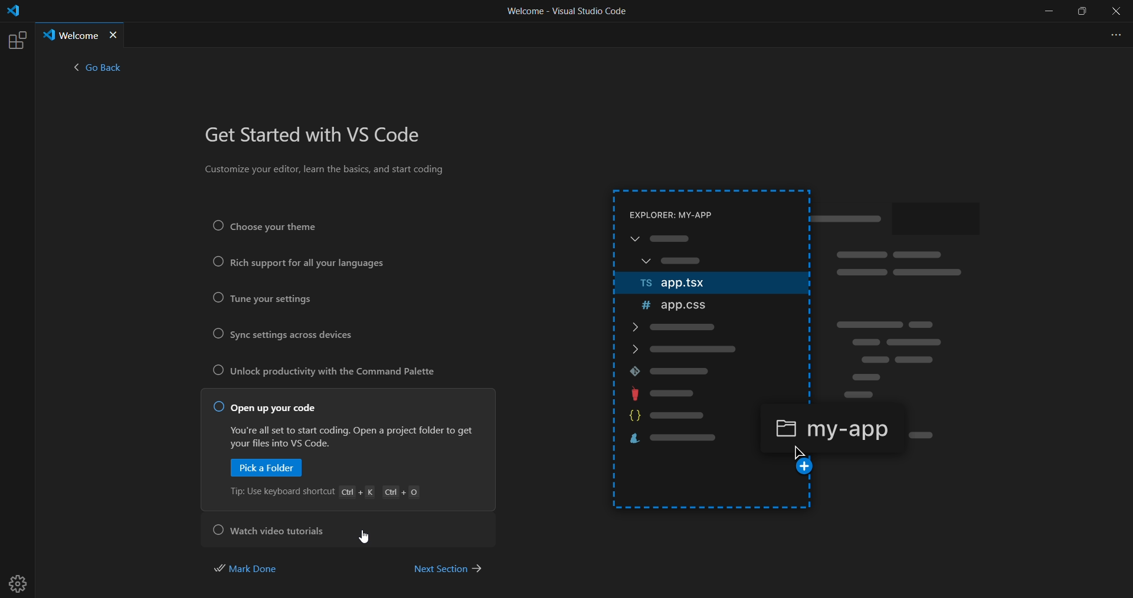 The height and width of the screenshot is (598, 1133). Describe the element at coordinates (267, 408) in the screenshot. I see `open up your code` at that location.